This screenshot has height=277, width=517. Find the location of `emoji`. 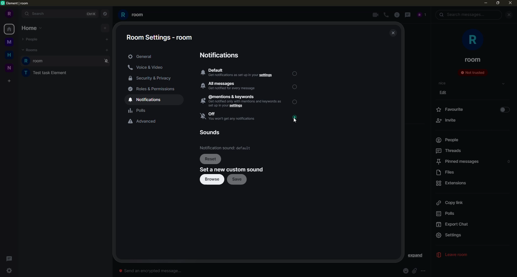

emoji is located at coordinates (404, 271).